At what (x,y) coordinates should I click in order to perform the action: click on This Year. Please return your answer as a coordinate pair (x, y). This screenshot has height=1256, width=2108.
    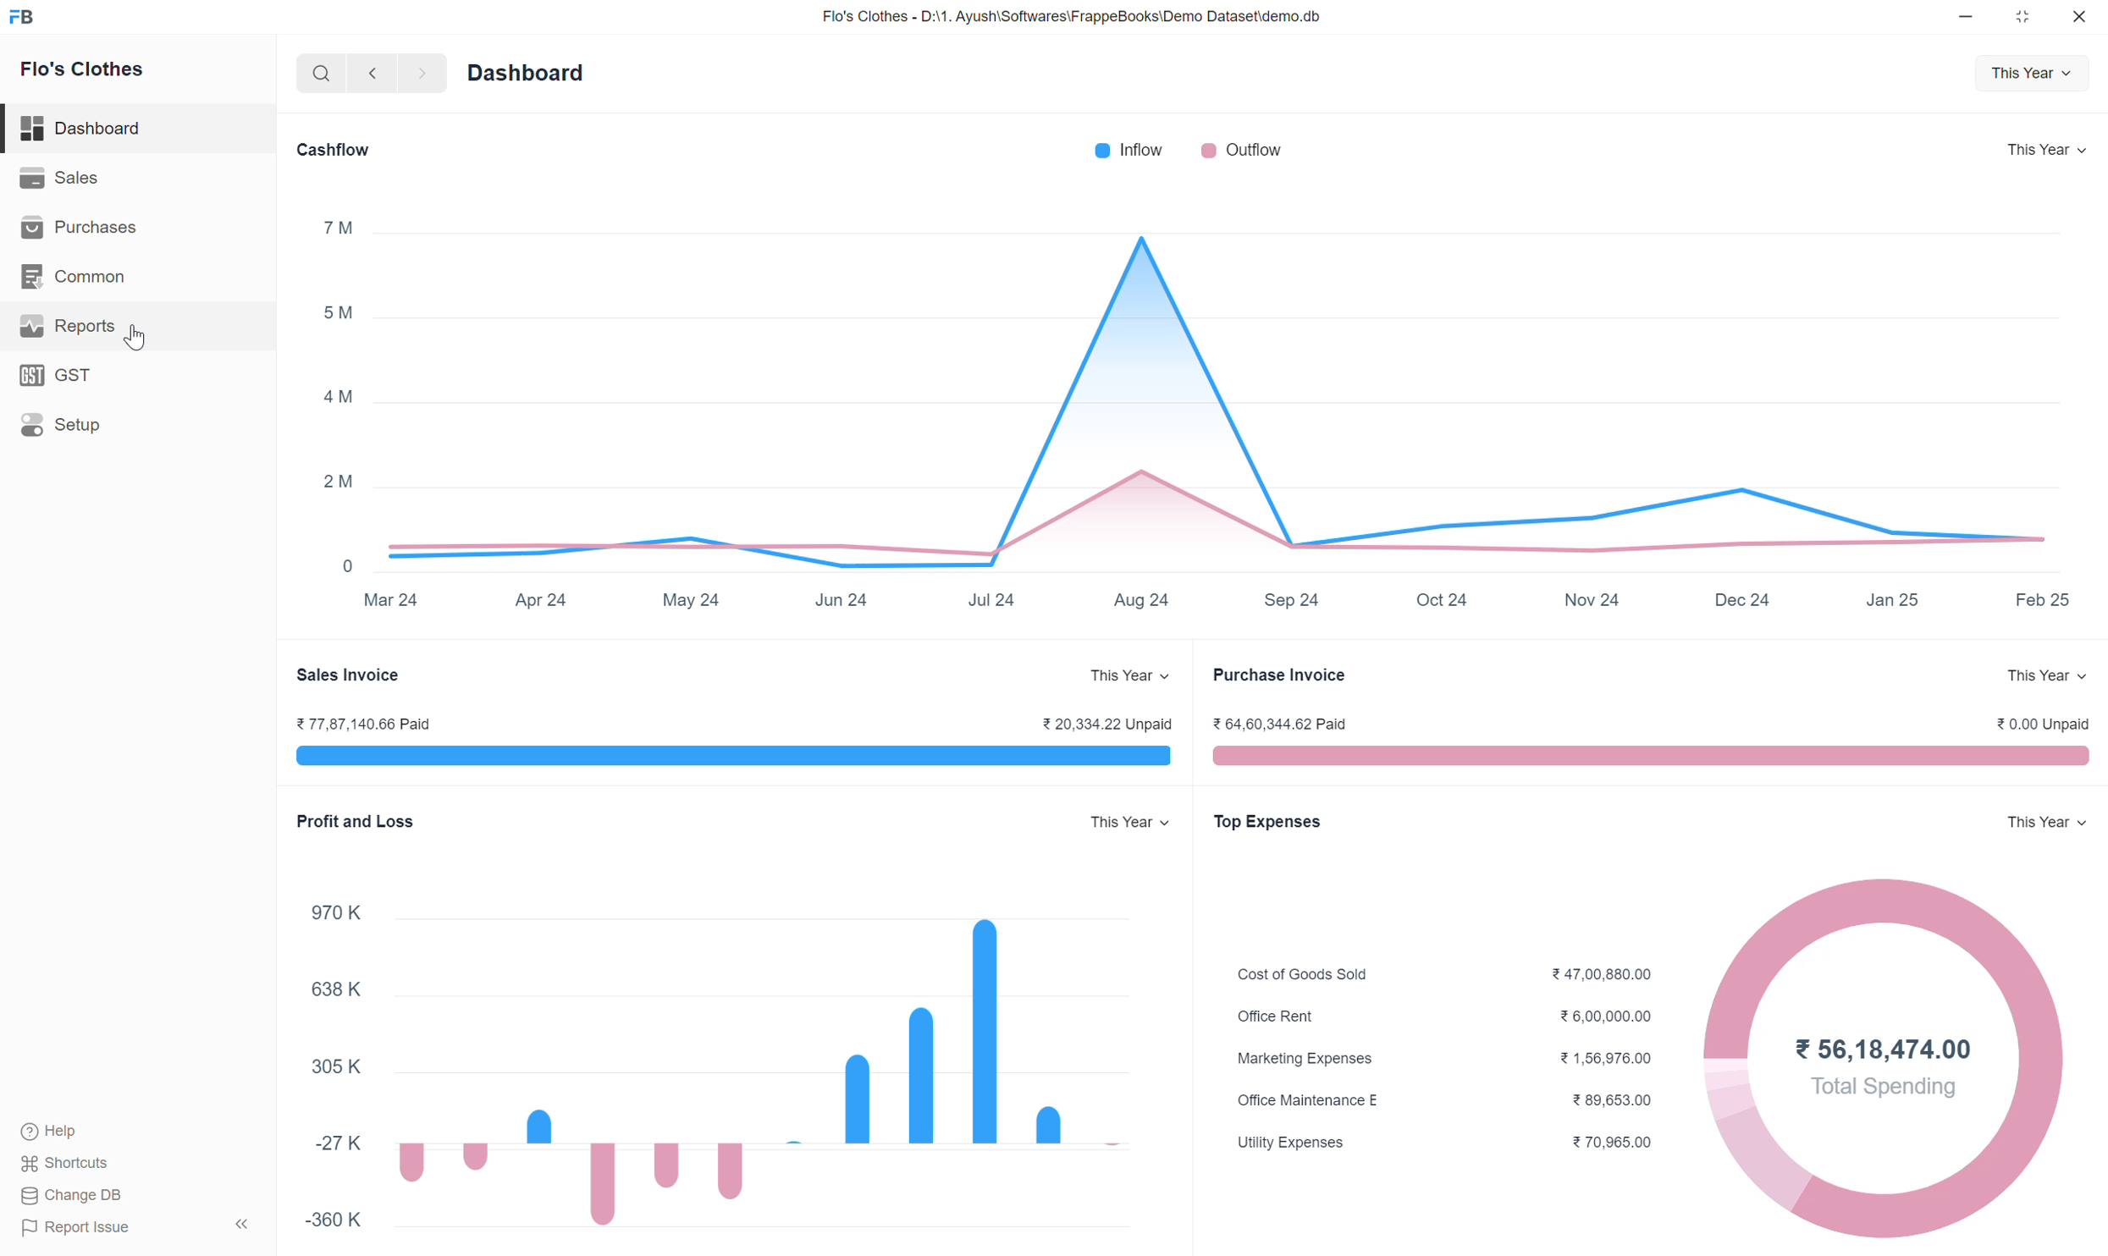
    Looking at the image, I should click on (2045, 678).